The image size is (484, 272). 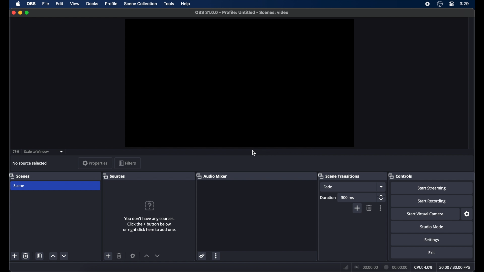 I want to click on tools, so click(x=170, y=4).